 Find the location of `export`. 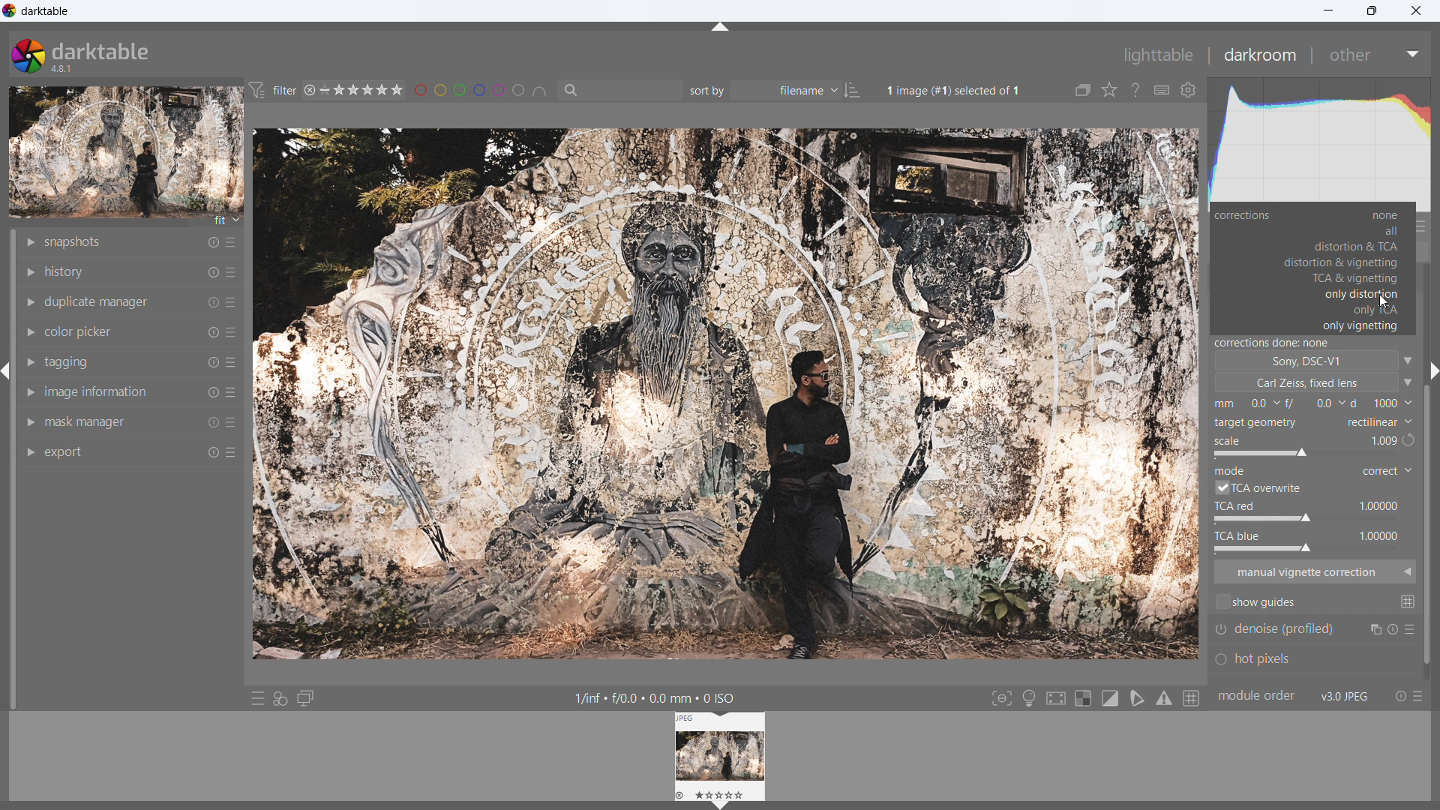

export is located at coordinates (64, 452).